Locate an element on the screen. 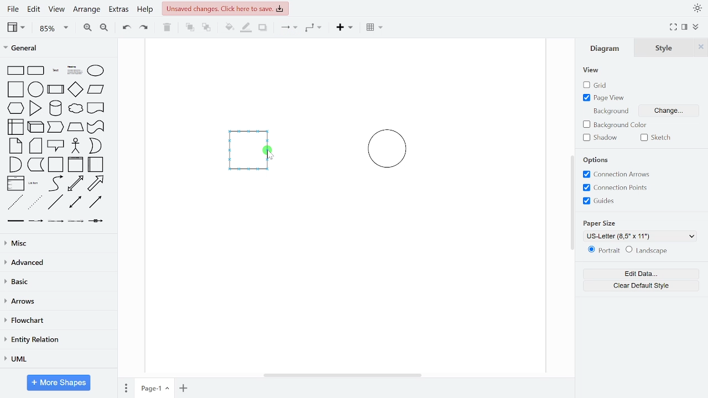  Vertical scrollbar is located at coordinates (574, 204).